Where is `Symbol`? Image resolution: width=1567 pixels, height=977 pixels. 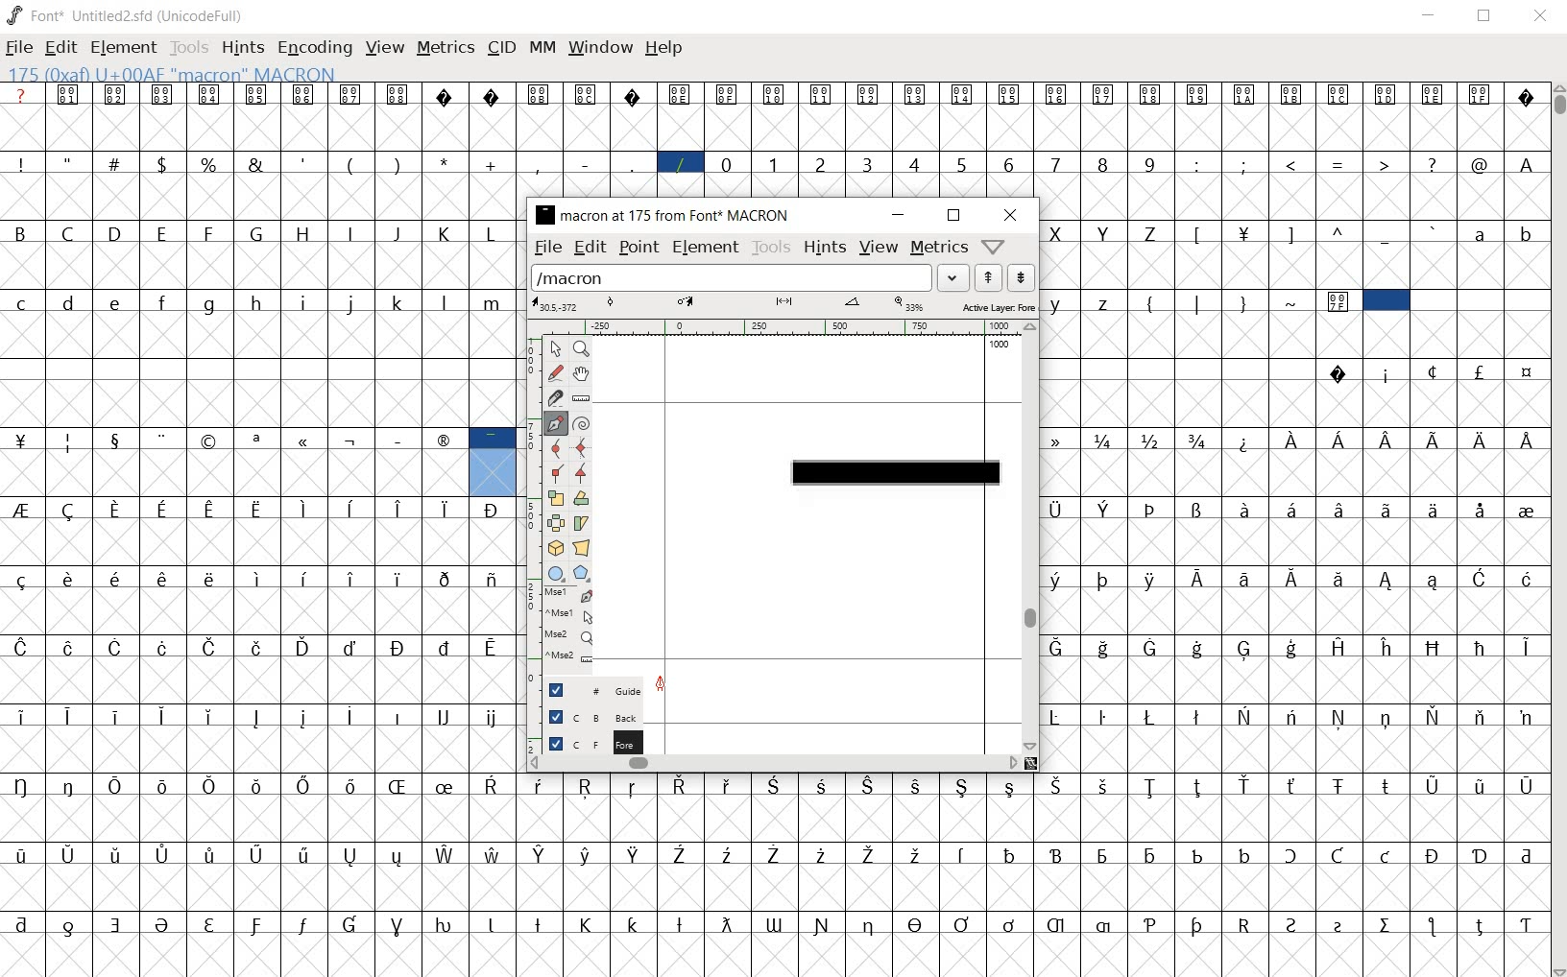
Symbol is located at coordinates (542, 784).